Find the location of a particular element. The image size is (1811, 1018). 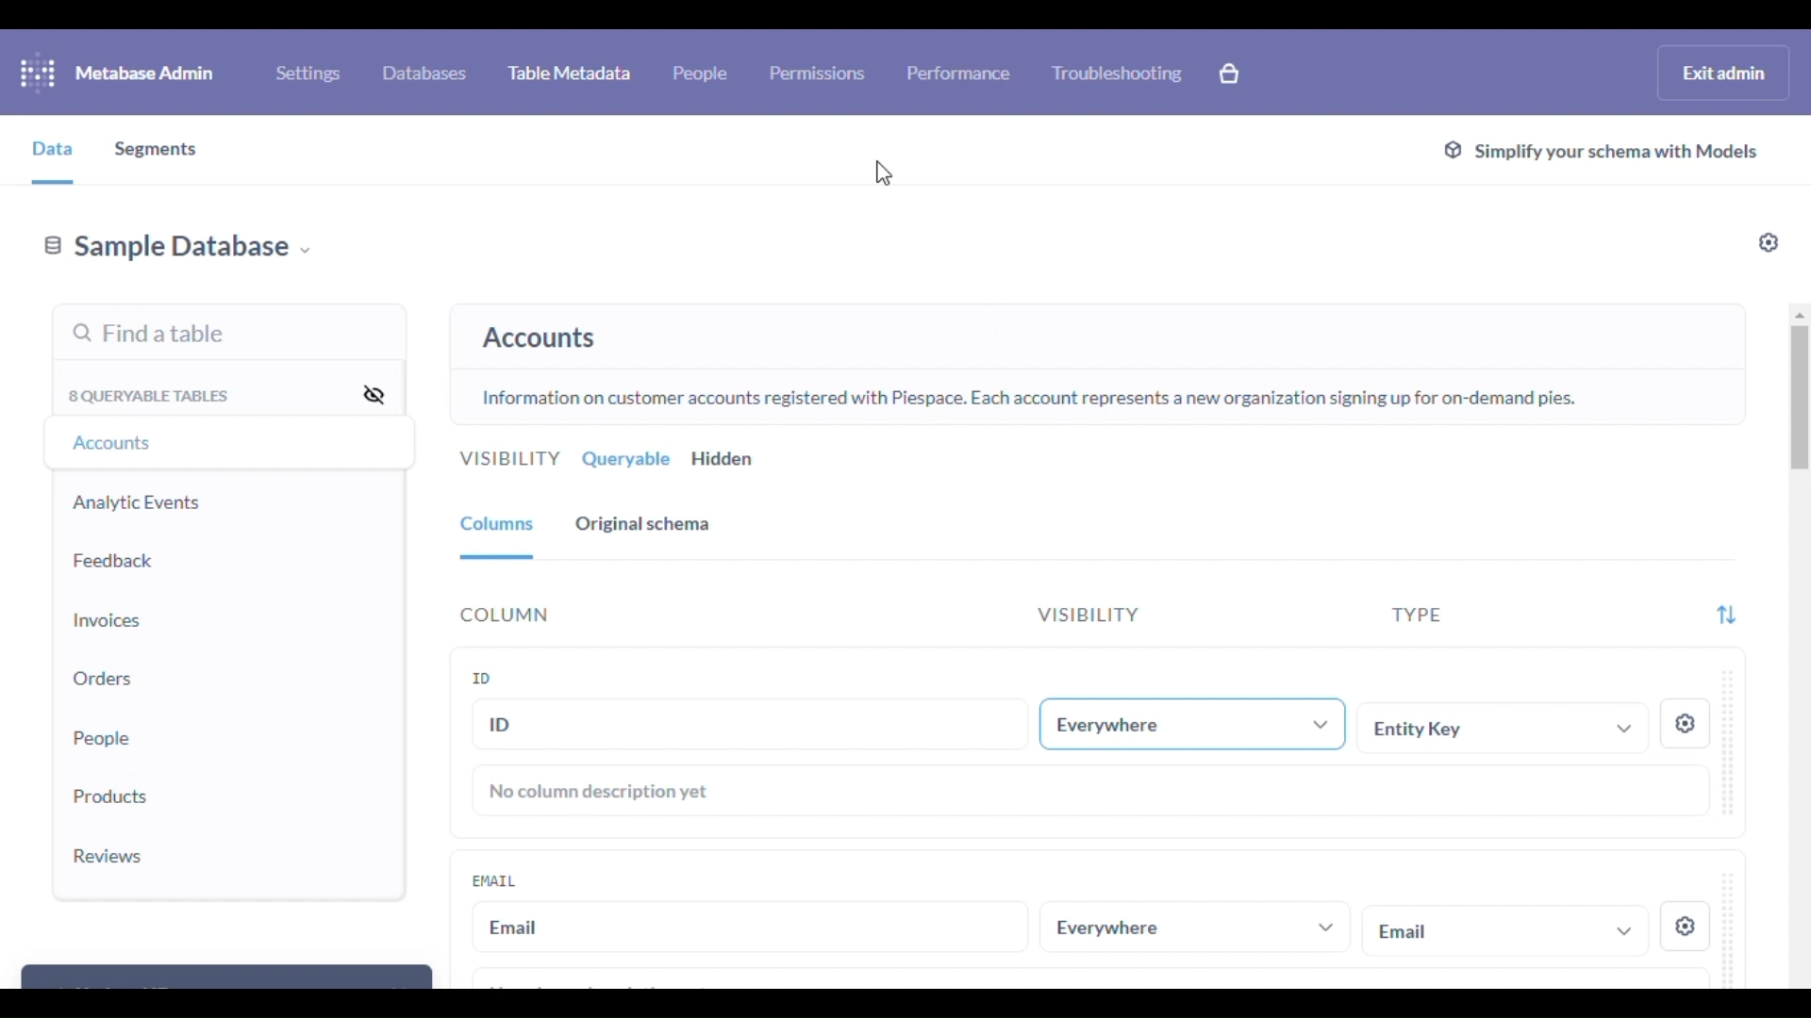

sample database is located at coordinates (177, 249).